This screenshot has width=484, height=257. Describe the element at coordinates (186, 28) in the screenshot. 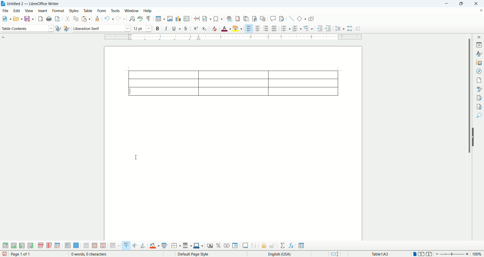

I see `strikethrough` at that location.